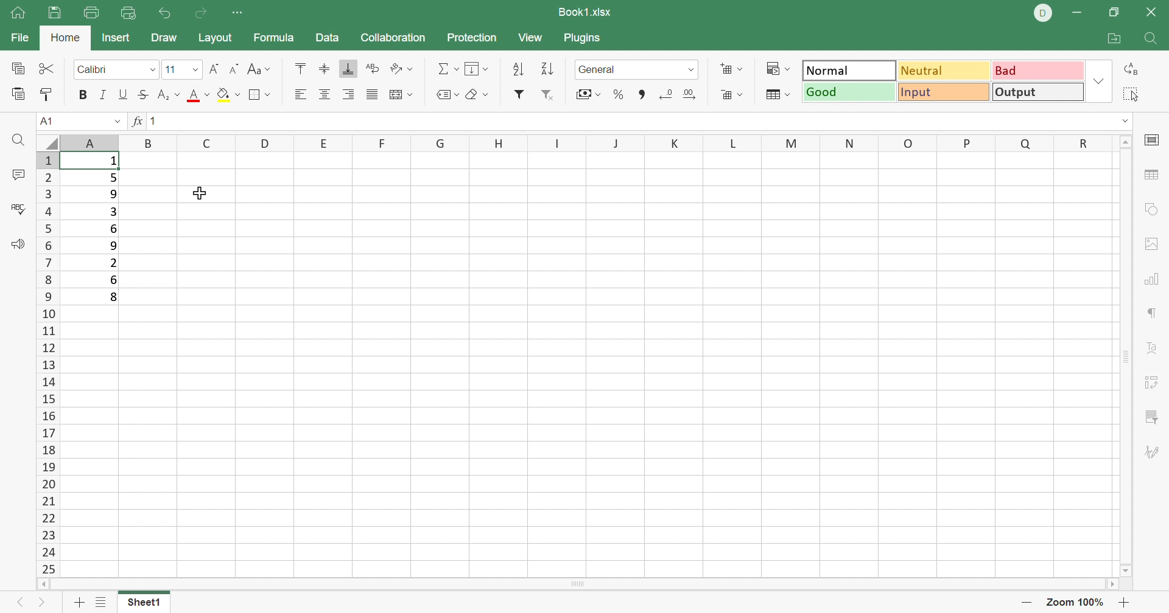  What do you see at coordinates (618, 94) in the screenshot?
I see `Percent style` at bounding box center [618, 94].